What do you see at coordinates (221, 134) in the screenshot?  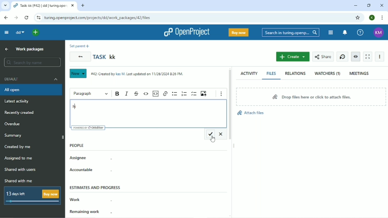 I see `Cancel` at bounding box center [221, 134].